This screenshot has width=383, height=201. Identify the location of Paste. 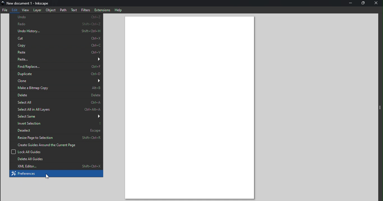
(56, 52).